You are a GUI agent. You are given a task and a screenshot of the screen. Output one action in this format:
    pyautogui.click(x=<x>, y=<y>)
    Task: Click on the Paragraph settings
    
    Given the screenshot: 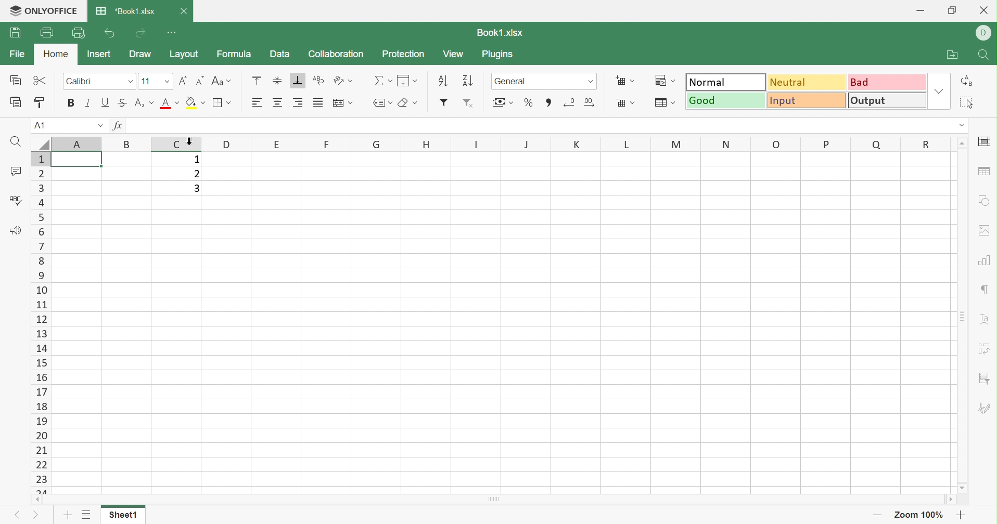 What is the action you would take?
    pyautogui.click(x=983, y=290)
    